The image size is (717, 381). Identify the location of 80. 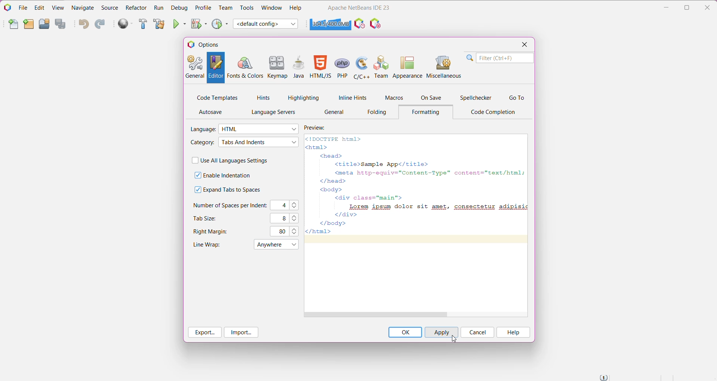
(281, 231).